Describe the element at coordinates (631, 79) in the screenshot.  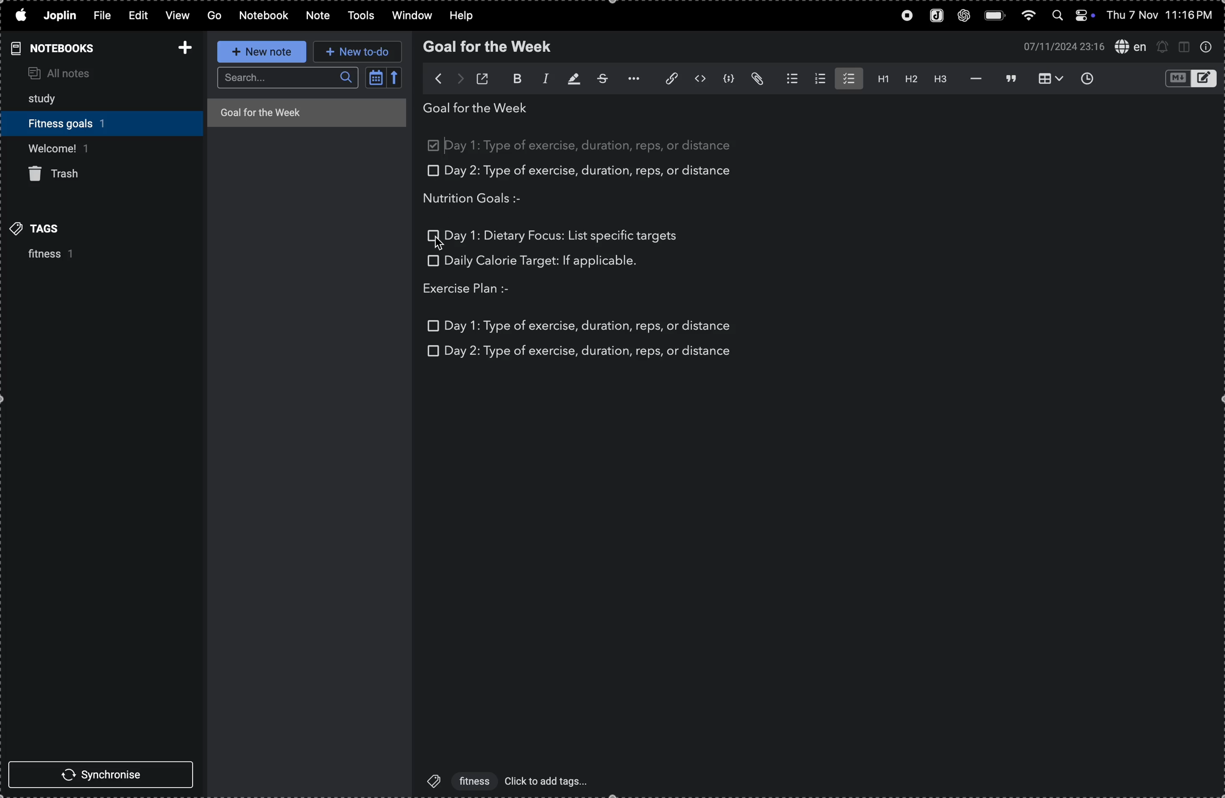
I see `options` at that location.